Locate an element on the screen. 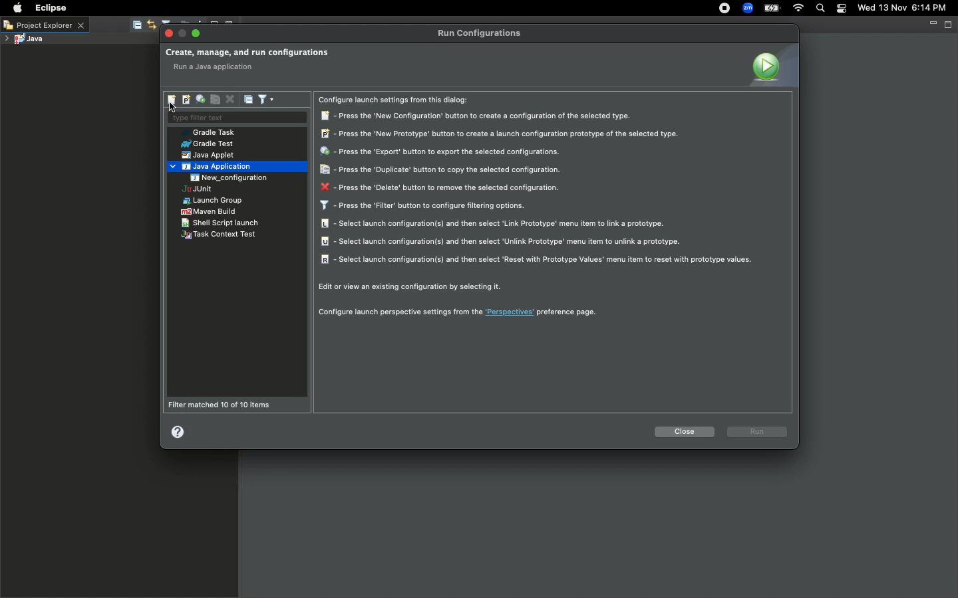  Press the 'Export' button to export the selected configurations. is located at coordinates (441, 152).